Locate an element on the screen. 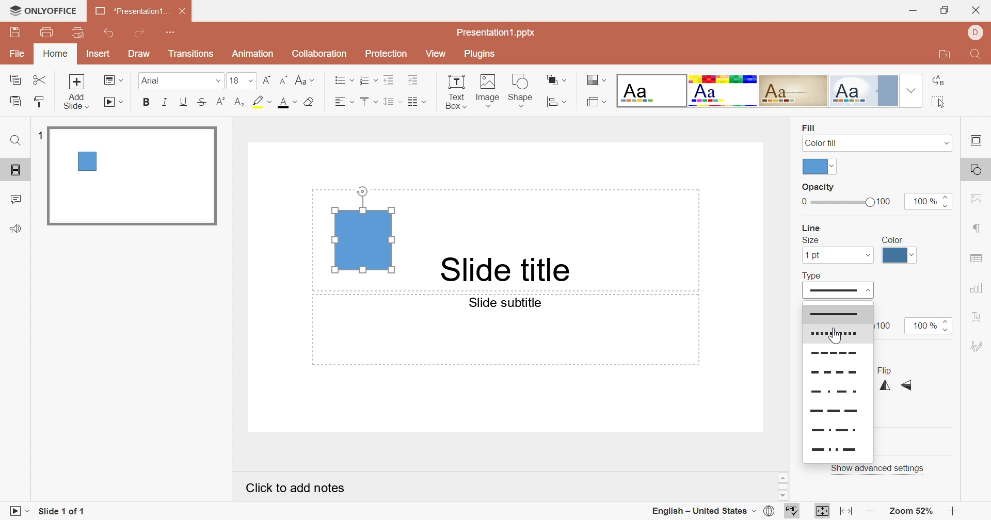  Customize Quick Access Toolbar is located at coordinates (175, 34).